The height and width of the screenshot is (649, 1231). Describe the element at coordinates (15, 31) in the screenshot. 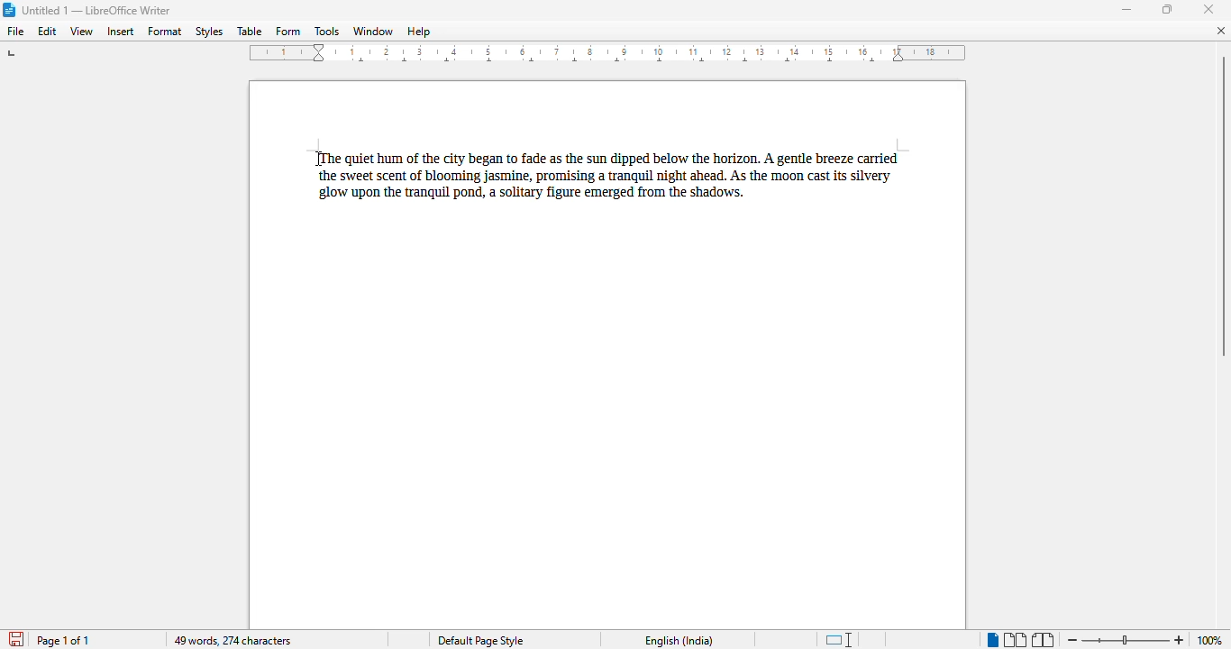

I see `file` at that location.